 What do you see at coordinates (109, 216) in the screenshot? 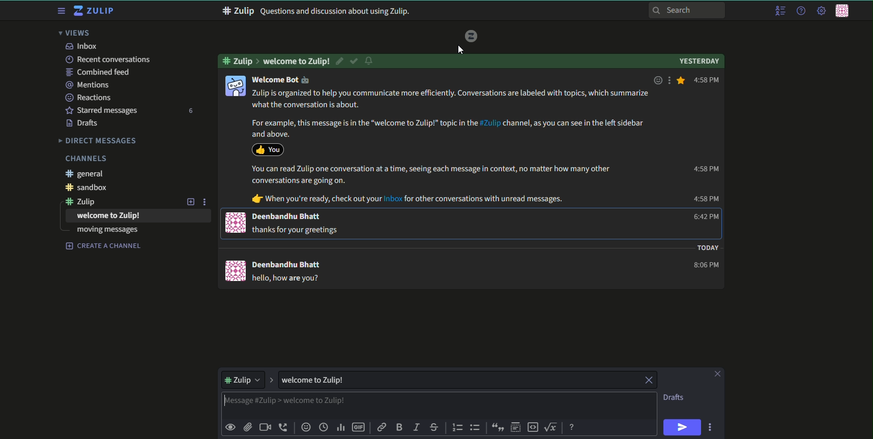
I see `welcome to Zulip!` at bounding box center [109, 216].